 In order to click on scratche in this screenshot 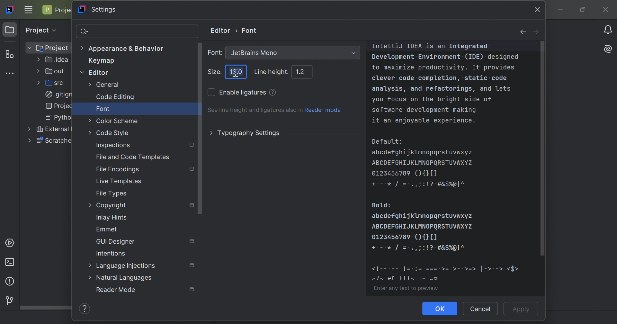, I will do `click(49, 141)`.